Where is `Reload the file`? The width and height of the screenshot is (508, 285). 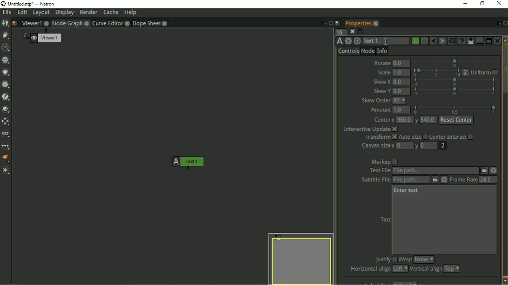 Reload the file is located at coordinates (443, 180).